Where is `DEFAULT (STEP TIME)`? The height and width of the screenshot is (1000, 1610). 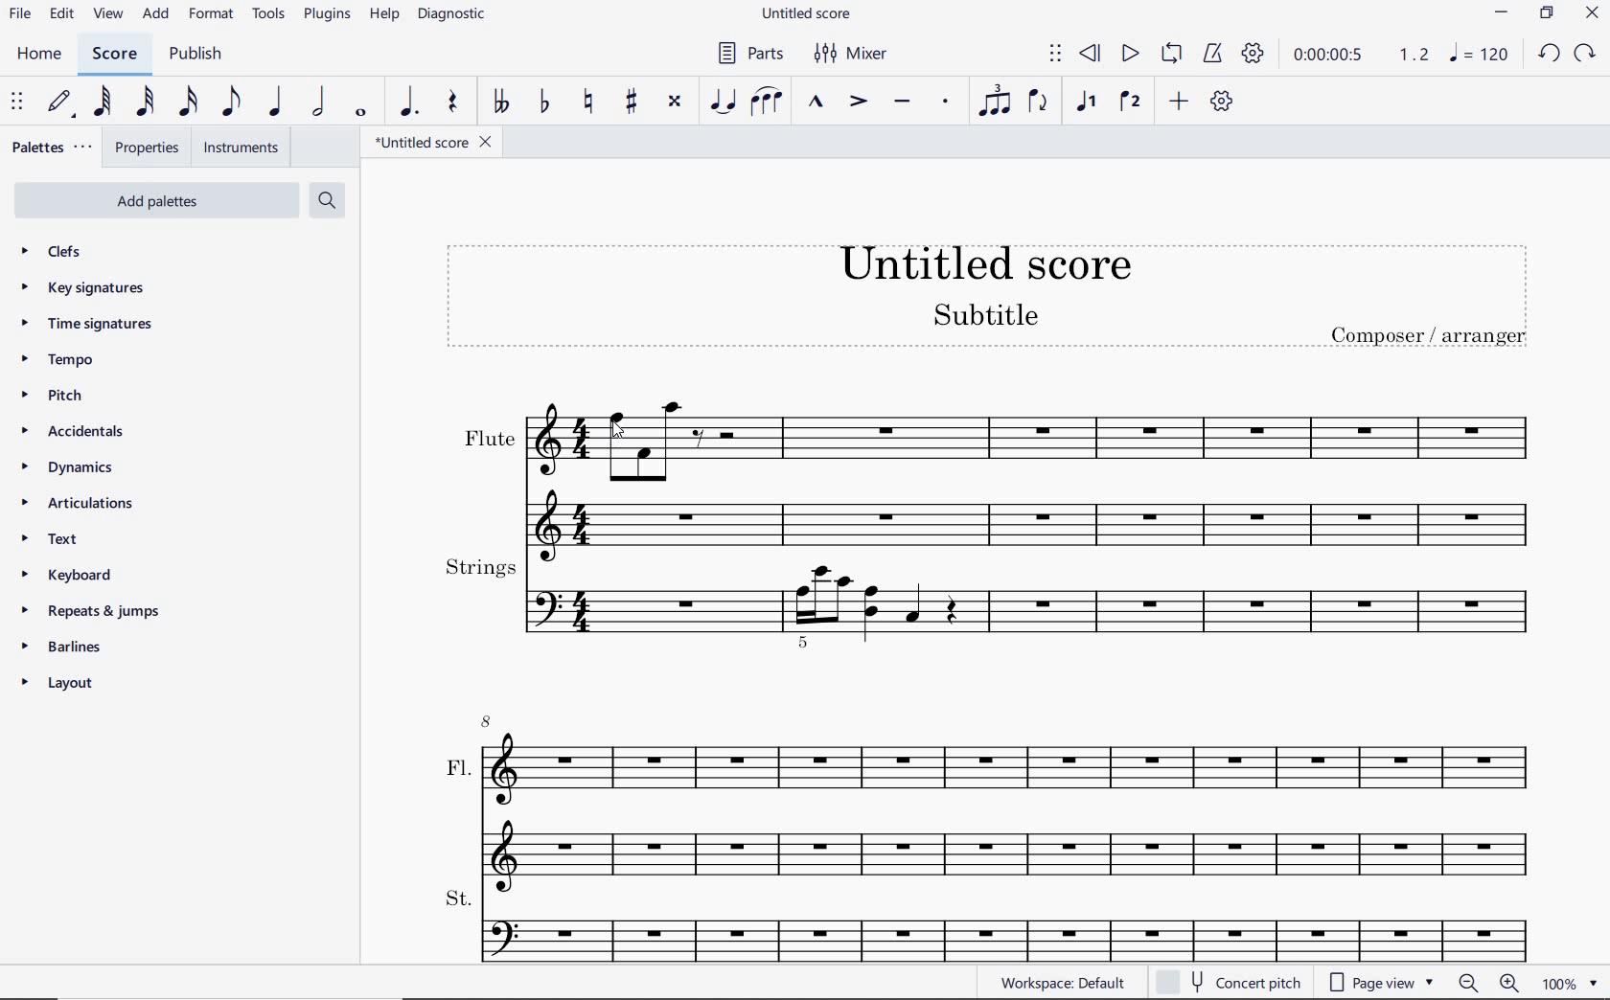
DEFAULT (STEP TIME) is located at coordinates (57, 102).